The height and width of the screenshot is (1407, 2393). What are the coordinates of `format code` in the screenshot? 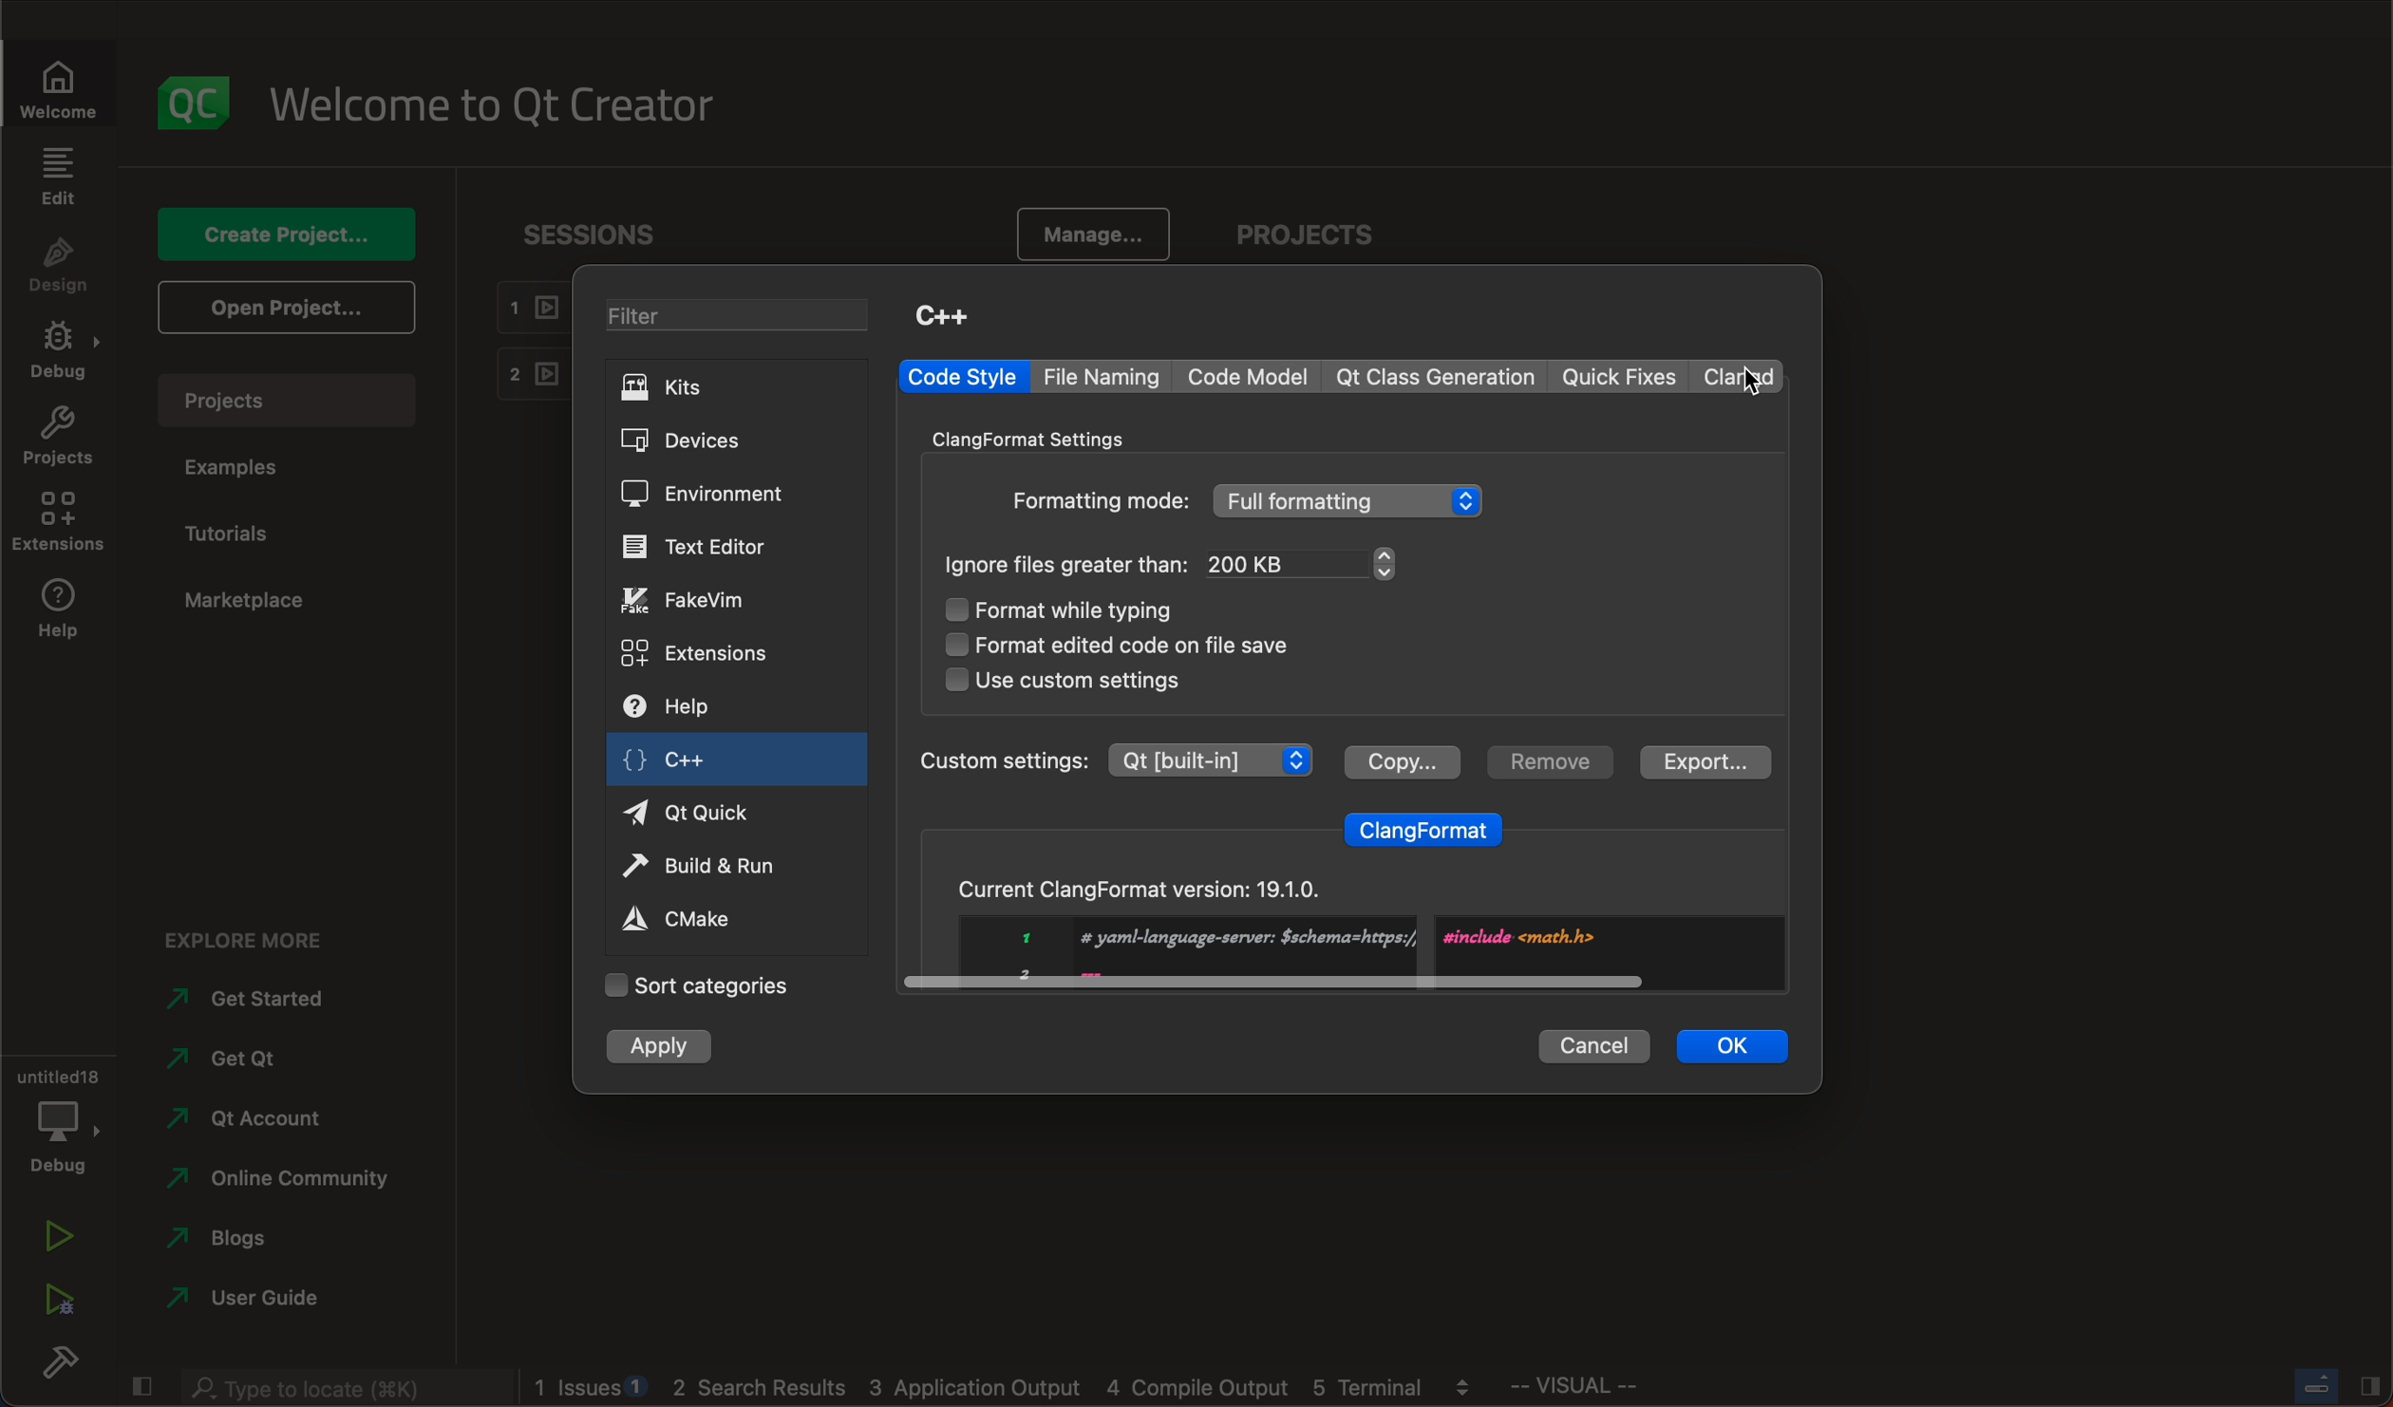 It's located at (1110, 647).